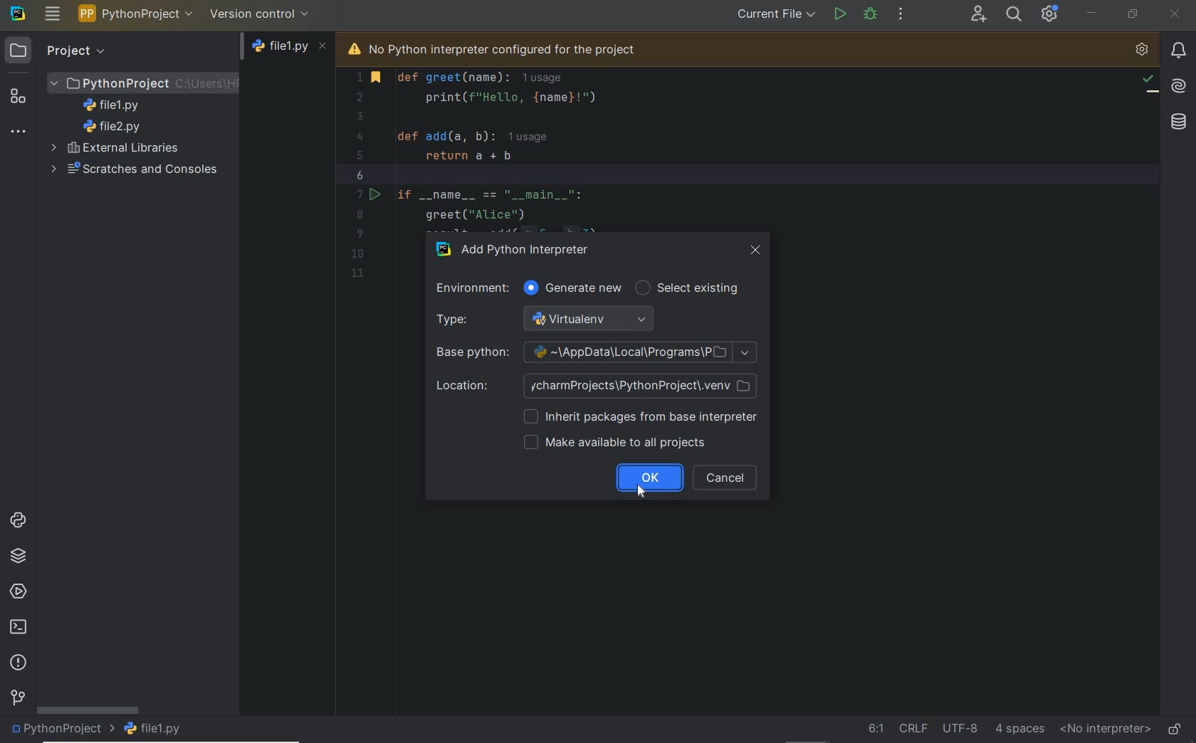 The image size is (1196, 743). I want to click on notifications, so click(1178, 50).